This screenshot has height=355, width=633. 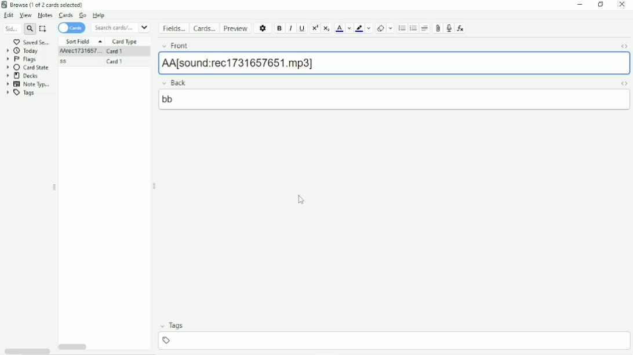 I want to click on Cards, so click(x=67, y=15).